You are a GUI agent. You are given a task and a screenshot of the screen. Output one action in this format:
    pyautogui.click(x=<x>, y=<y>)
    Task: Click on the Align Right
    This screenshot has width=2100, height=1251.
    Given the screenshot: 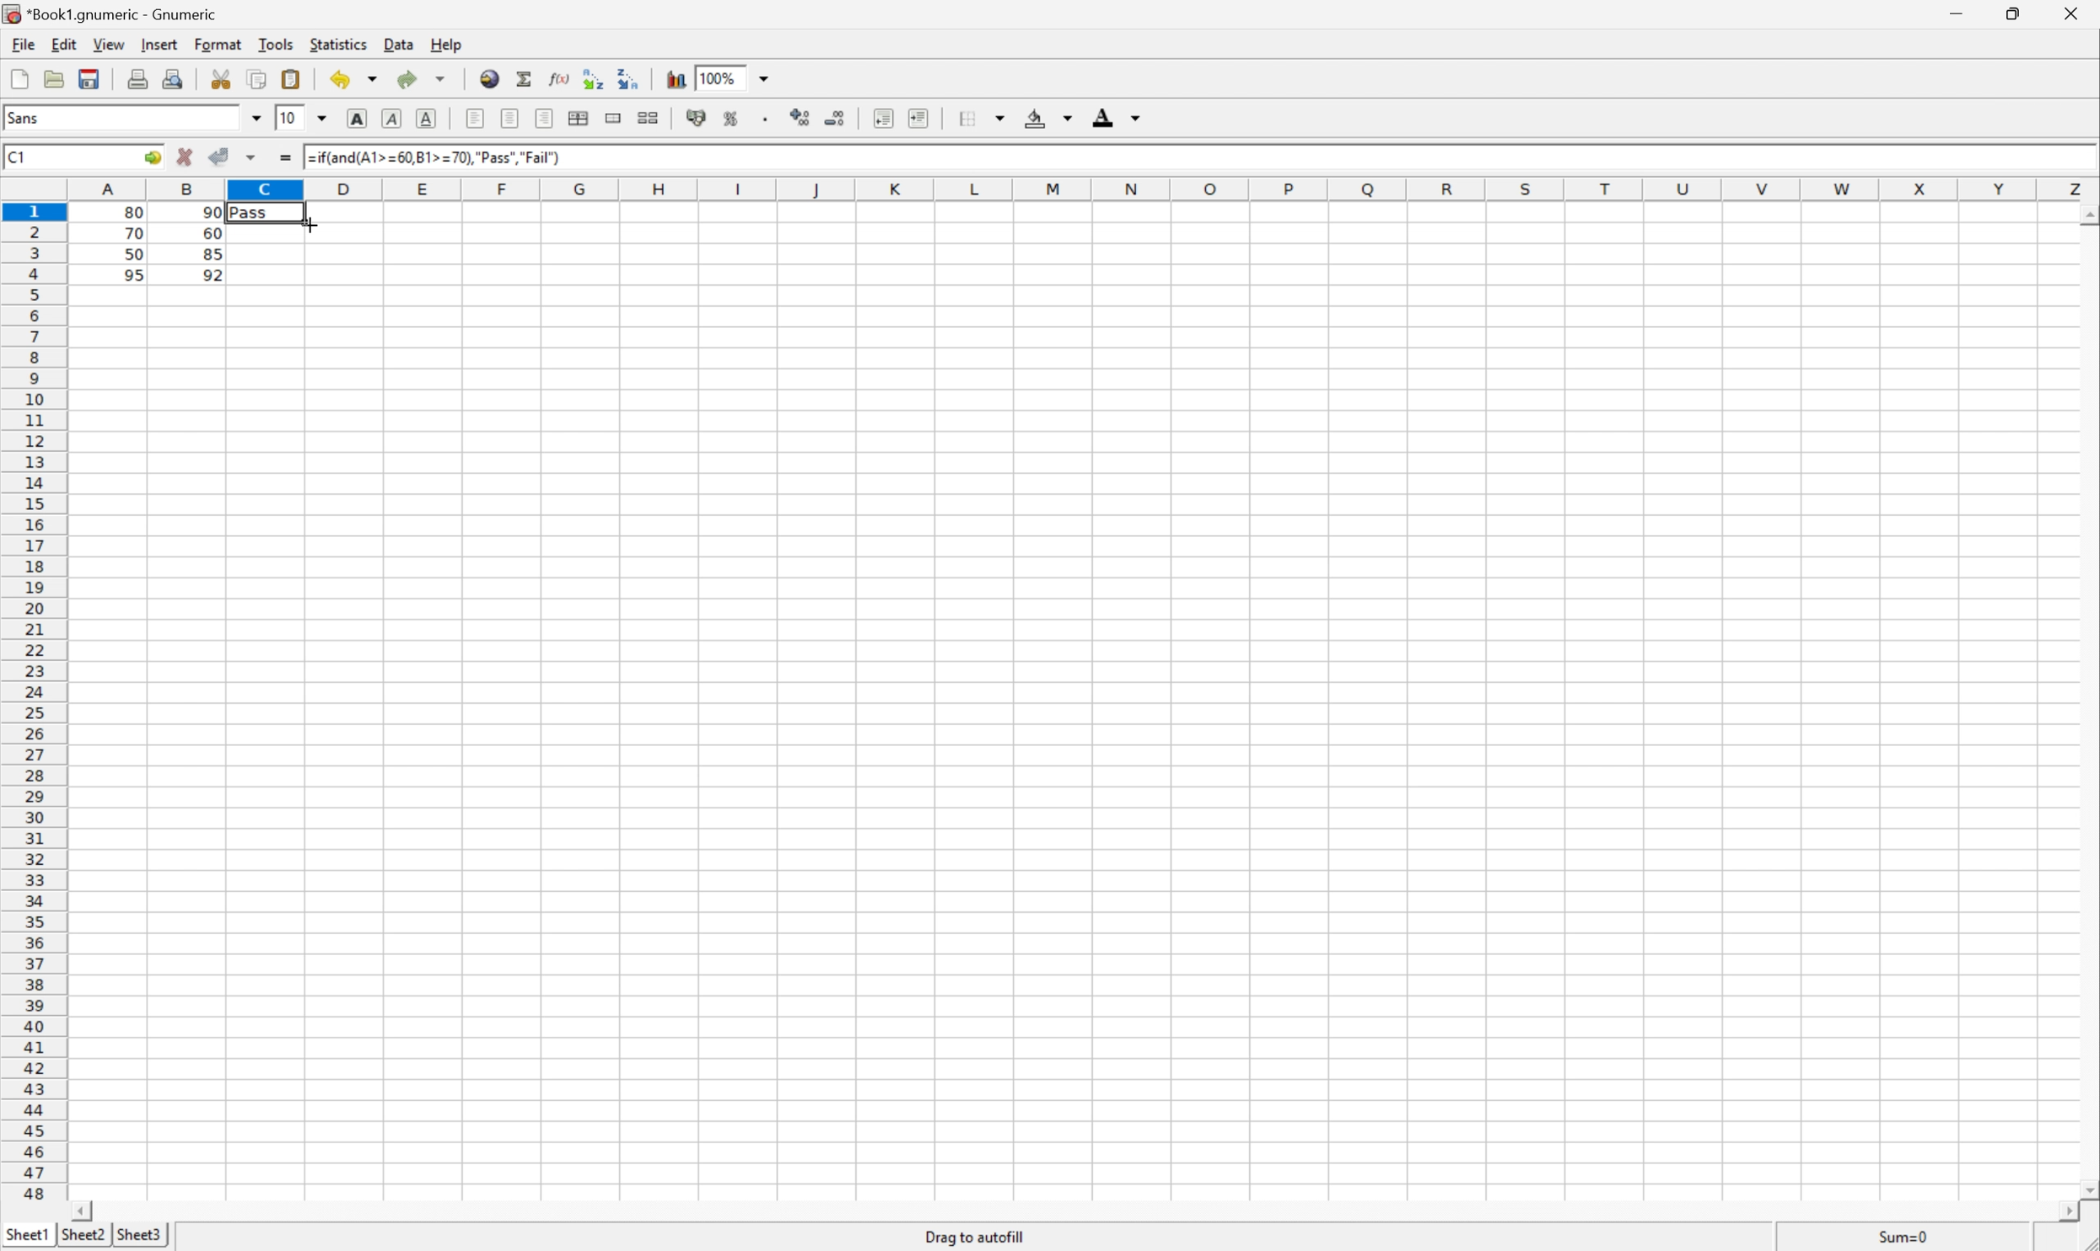 What is the action you would take?
    pyautogui.click(x=474, y=119)
    